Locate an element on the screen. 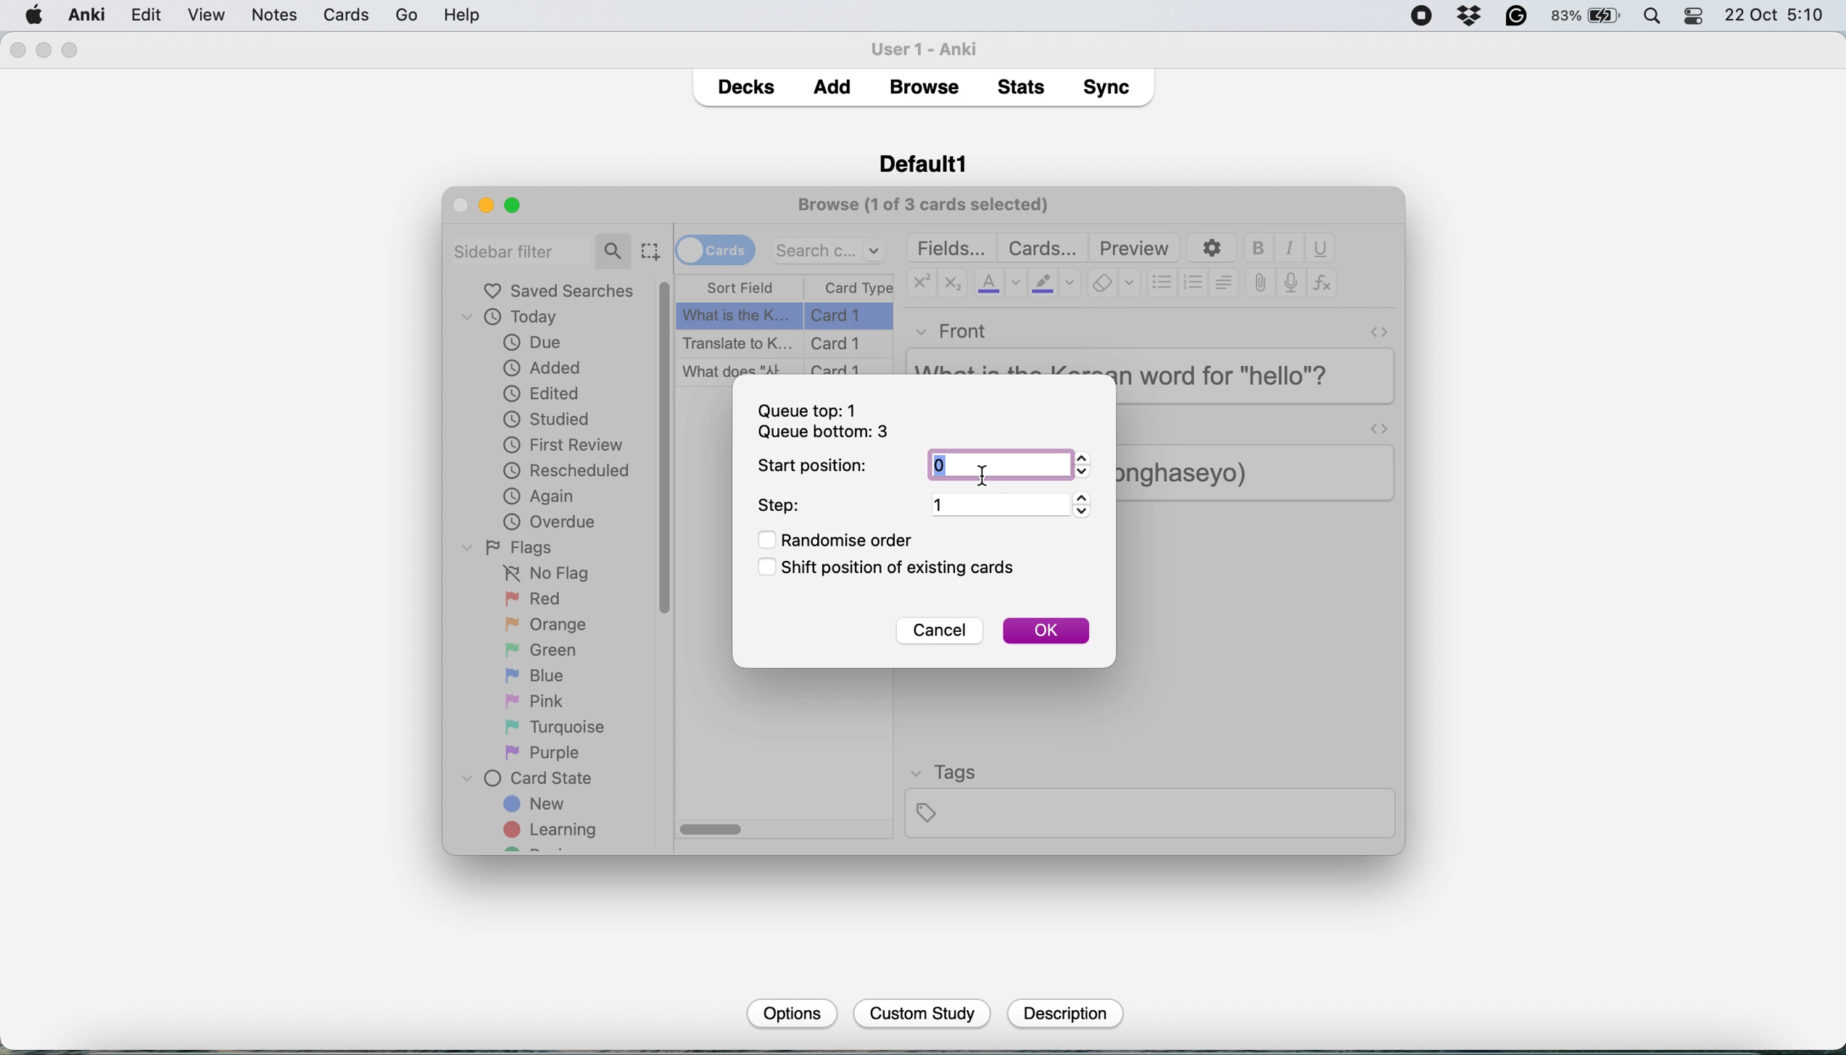 The height and width of the screenshot is (1055, 1846). Options is located at coordinates (790, 1012).